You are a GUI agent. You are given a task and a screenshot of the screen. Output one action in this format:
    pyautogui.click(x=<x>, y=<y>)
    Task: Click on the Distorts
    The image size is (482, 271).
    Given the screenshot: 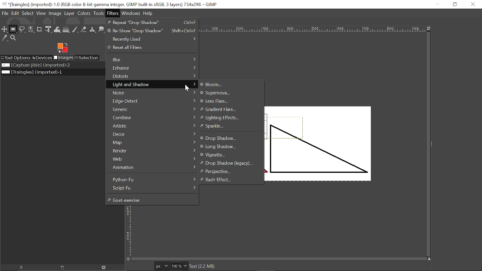 What is the action you would take?
    pyautogui.click(x=154, y=76)
    